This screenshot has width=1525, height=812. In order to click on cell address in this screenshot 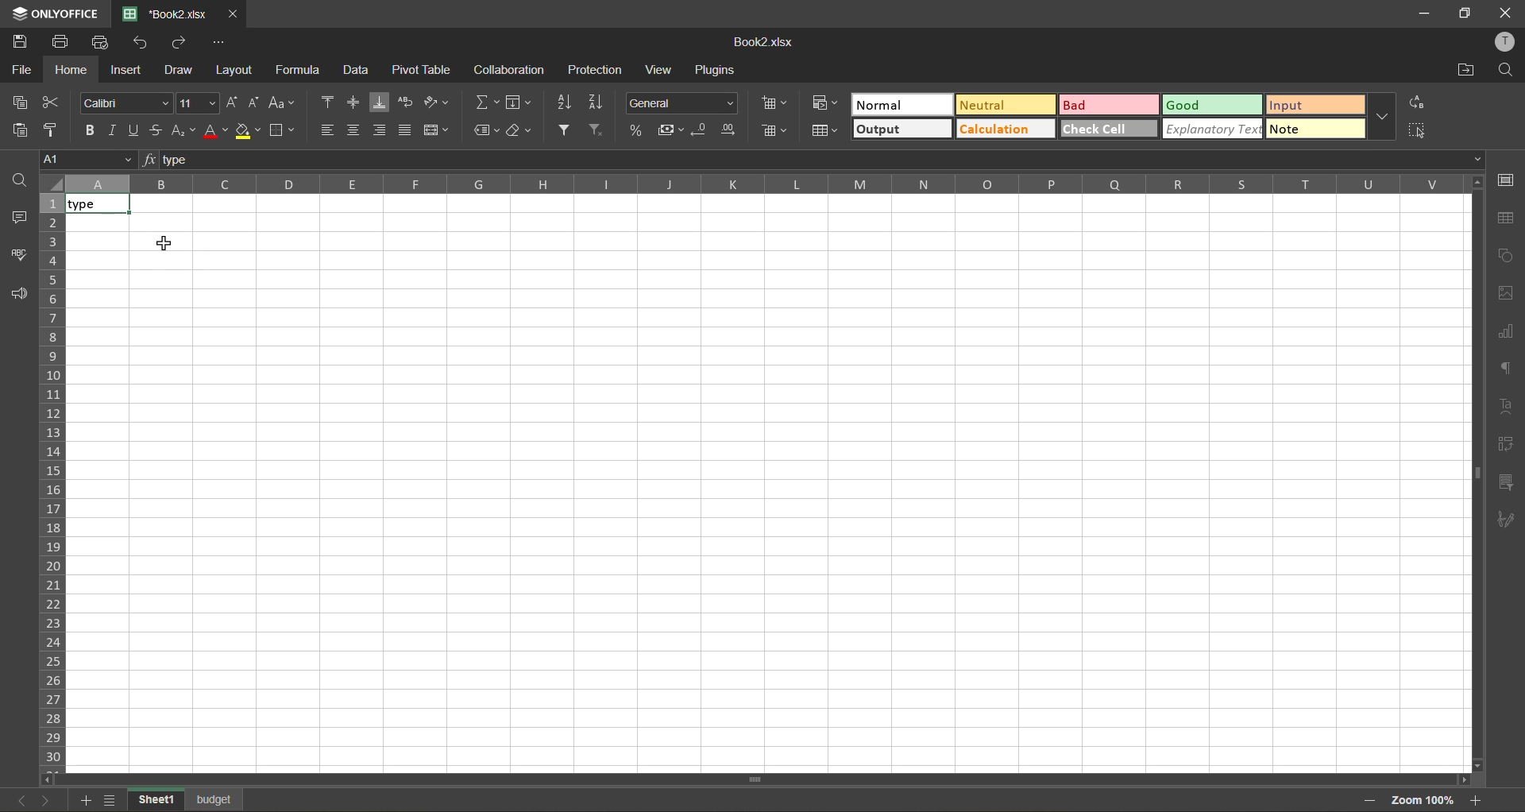, I will do `click(90, 160)`.